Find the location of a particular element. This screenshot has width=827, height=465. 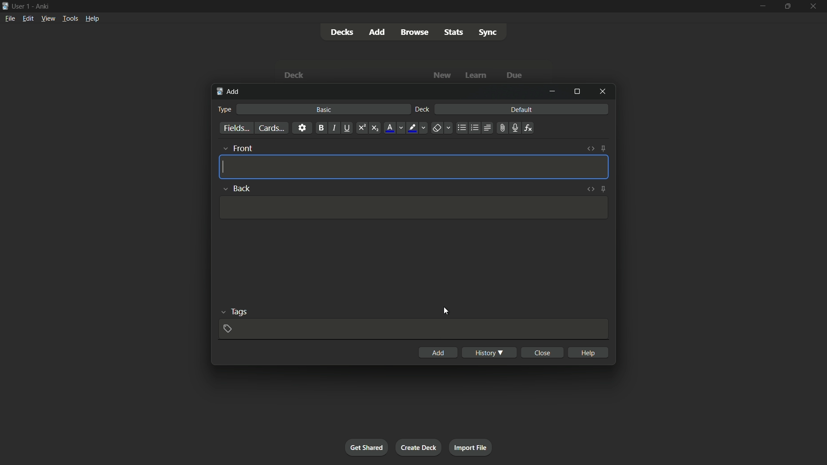

front is located at coordinates (238, 147).